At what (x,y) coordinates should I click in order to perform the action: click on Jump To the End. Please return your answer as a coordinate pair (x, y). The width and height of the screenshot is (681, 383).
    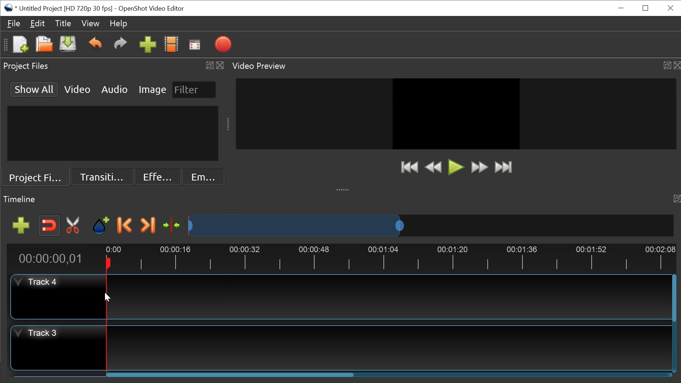
    Looking at the image, I should click on (504, 167).